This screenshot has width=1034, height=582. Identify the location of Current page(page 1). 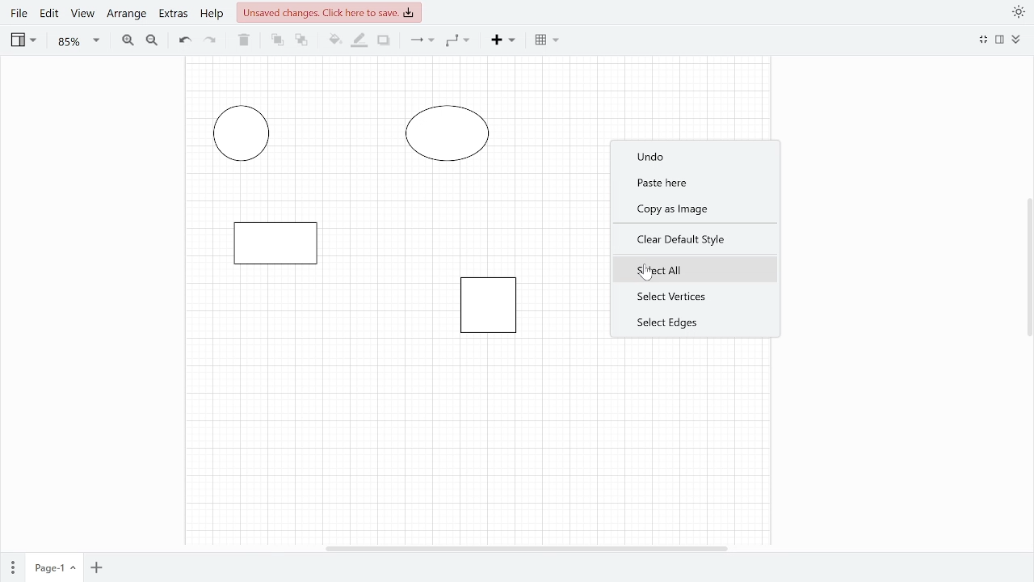
(53, 564).